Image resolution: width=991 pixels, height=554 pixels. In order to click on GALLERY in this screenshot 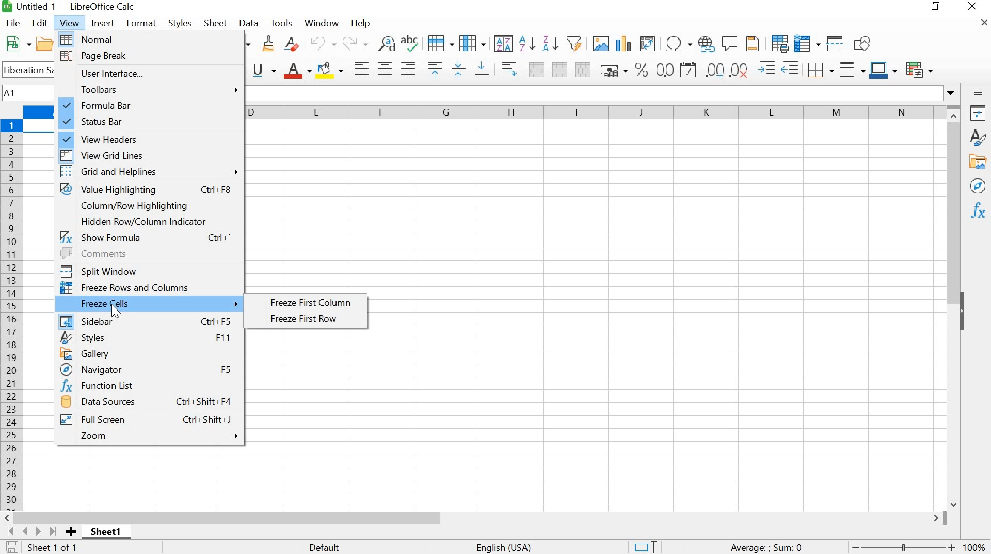, I will do `click(978, 162)`.